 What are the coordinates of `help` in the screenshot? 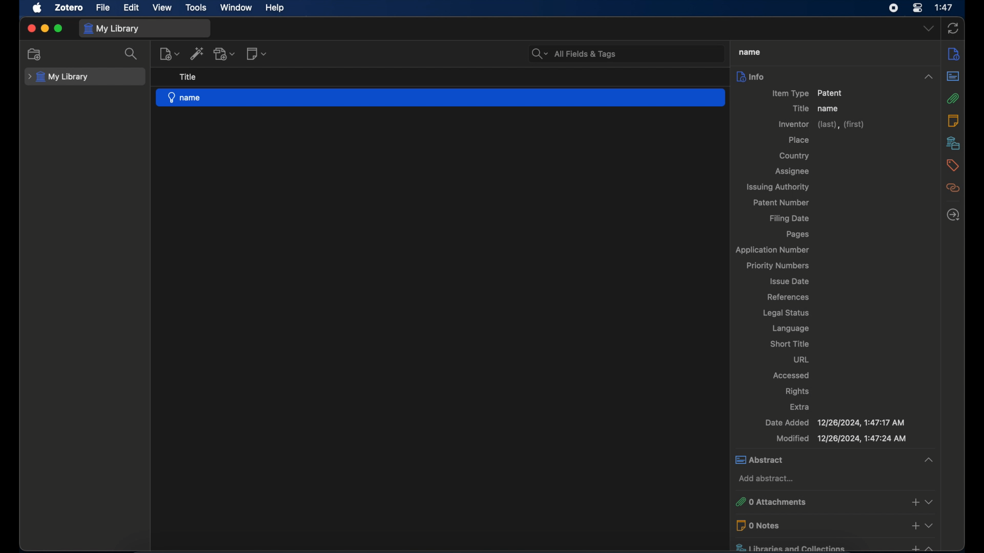 It's located at (275, 8).